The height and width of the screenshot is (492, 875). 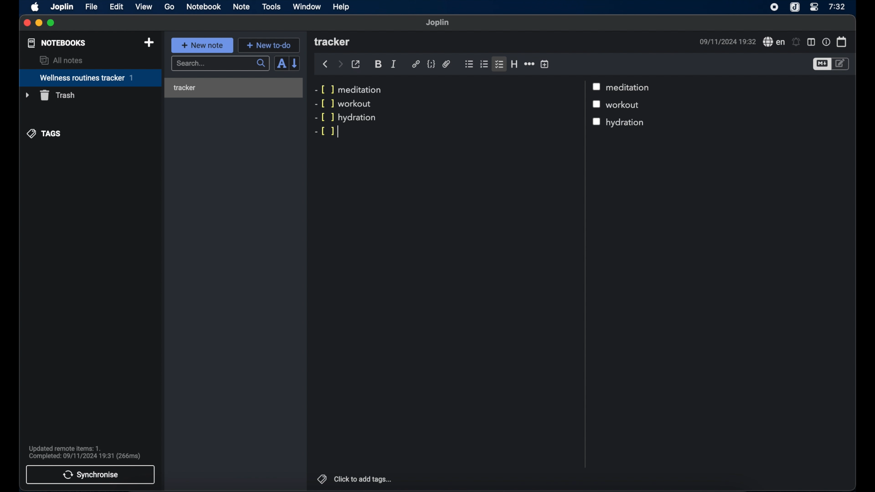 What do you see at coordinates (597, 86) in the screenshot?
I see `checkbox` at bounding box center [597, 86].